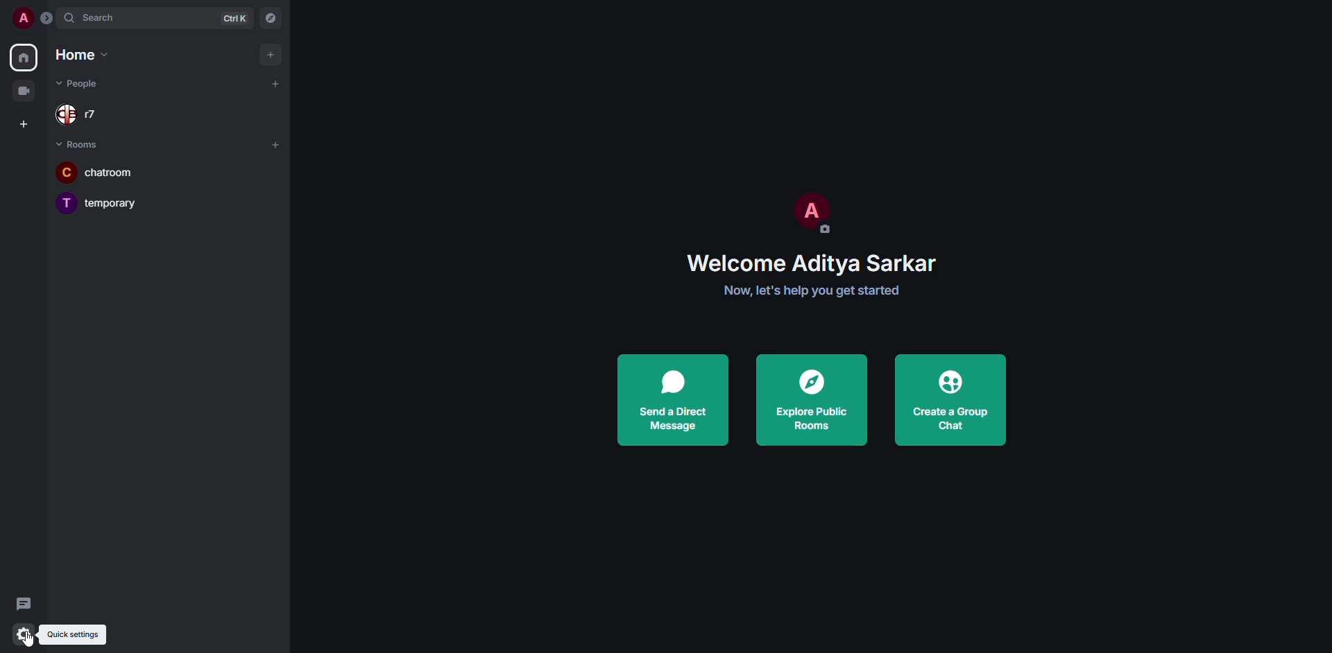  I want to click on cursor, so click(31, 640).